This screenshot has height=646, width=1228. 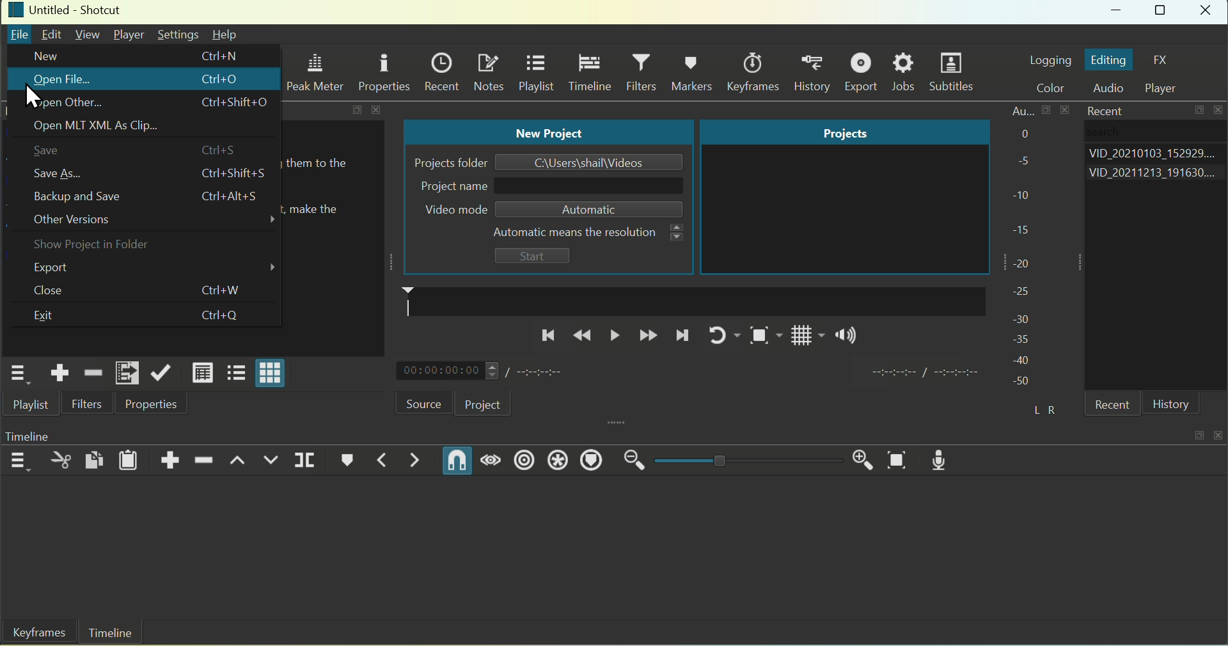 I want to click on Source, so click(x=414, y=403).